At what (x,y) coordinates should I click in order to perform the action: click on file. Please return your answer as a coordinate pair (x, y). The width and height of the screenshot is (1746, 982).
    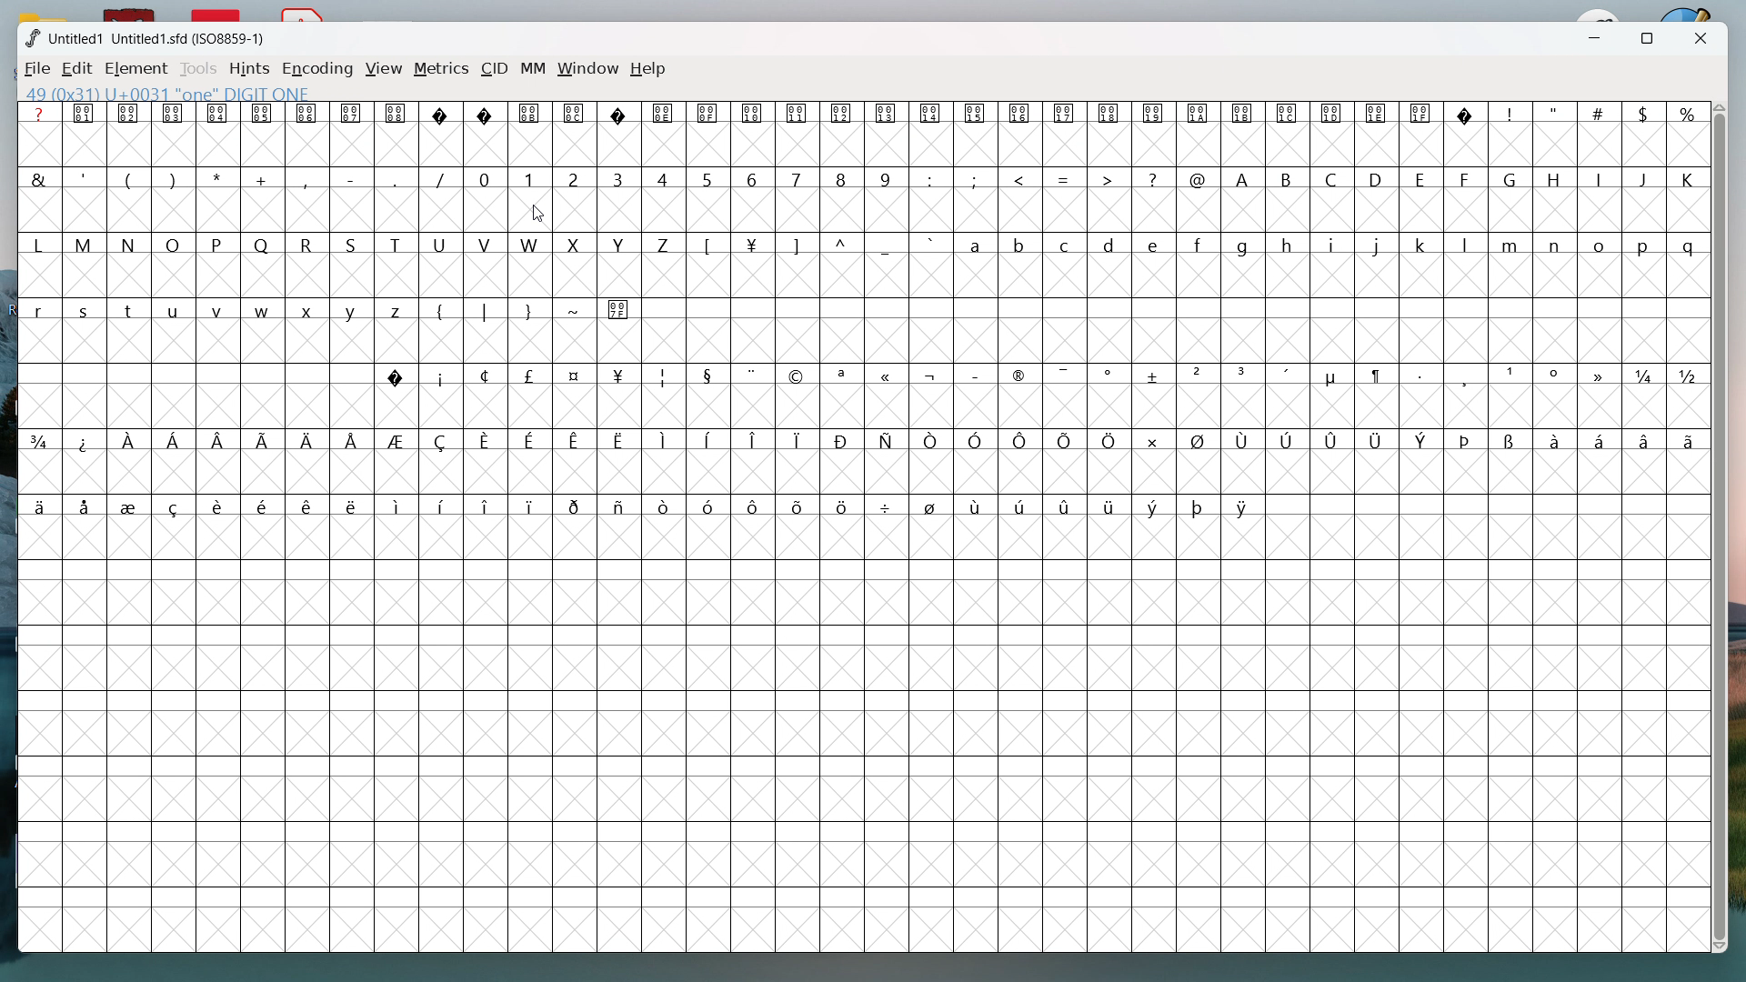
    Looking at the image, I should click on (38, 70).